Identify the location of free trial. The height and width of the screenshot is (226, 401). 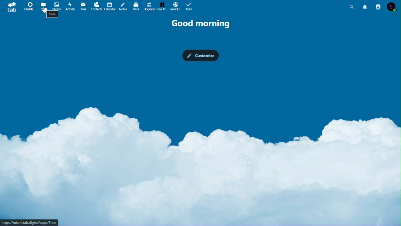
(162, 6).